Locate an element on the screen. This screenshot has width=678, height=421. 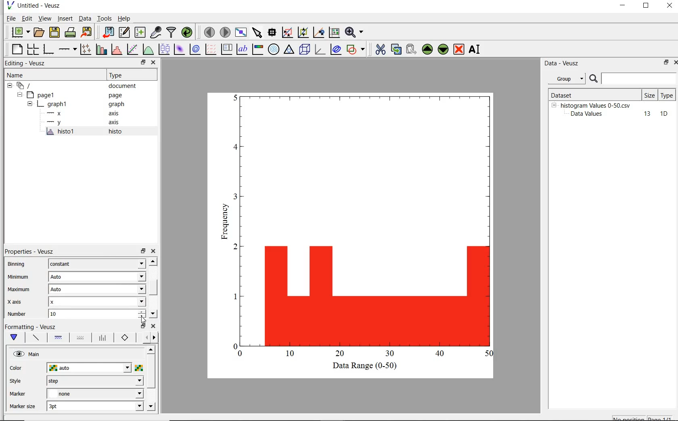
plot boxplots is located at coordinates (164, 49).